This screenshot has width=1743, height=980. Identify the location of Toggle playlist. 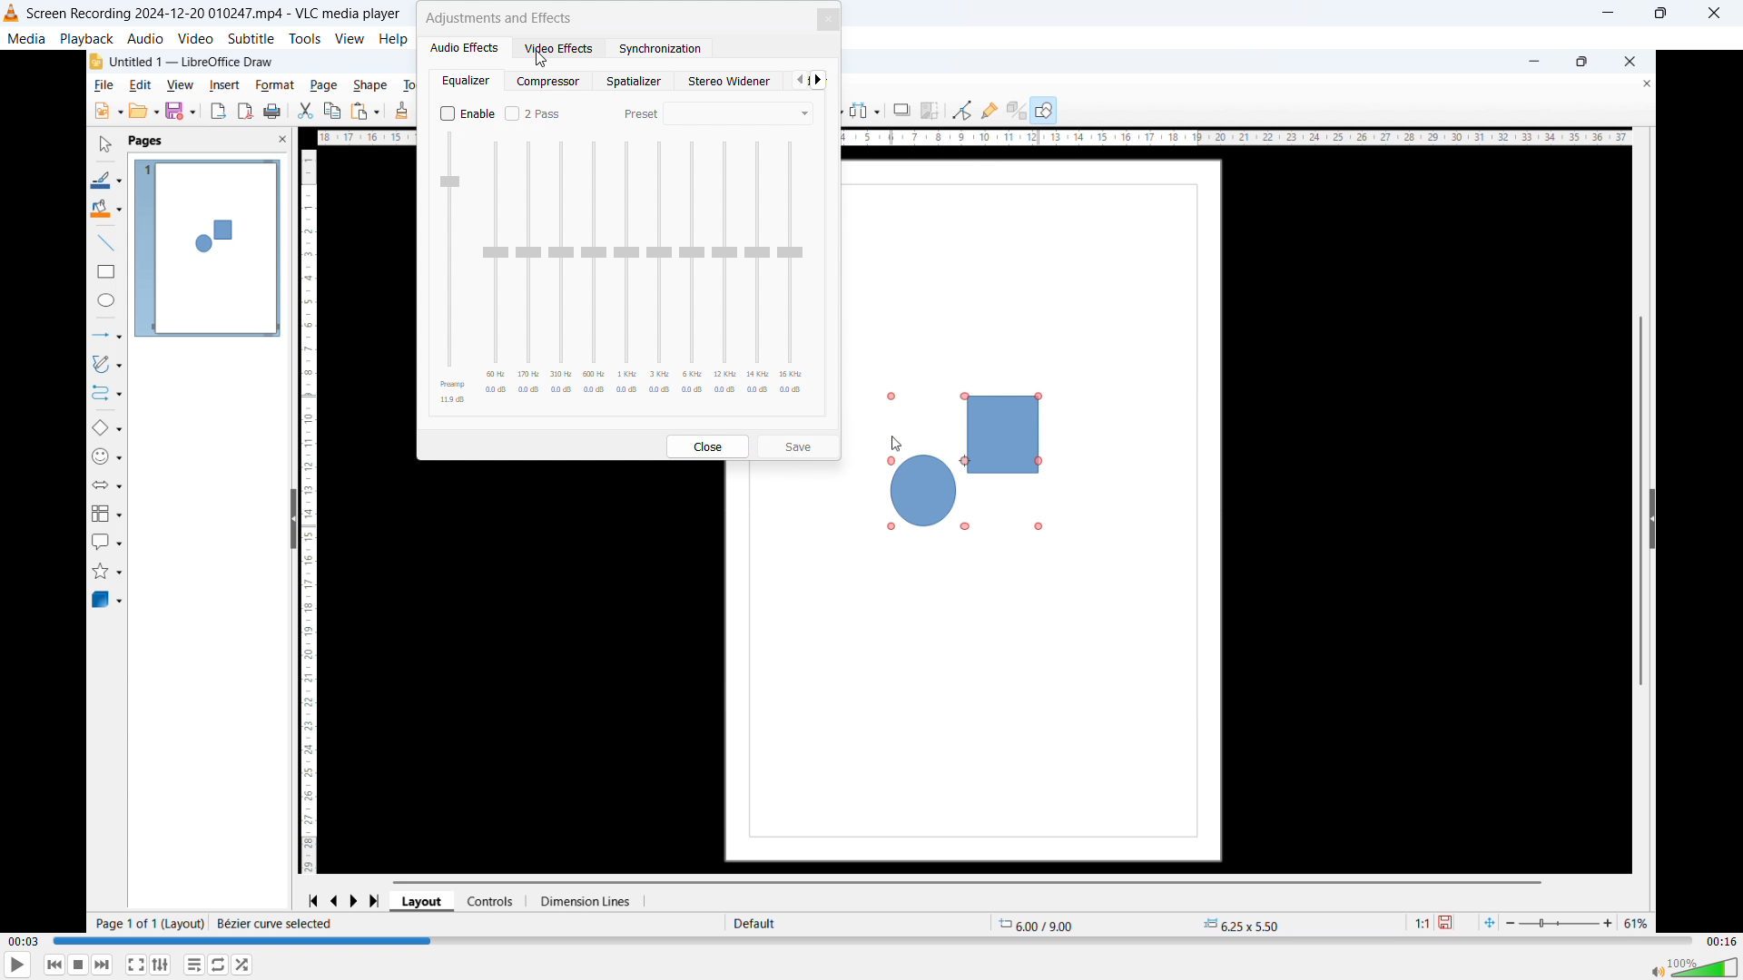
(194, 965).